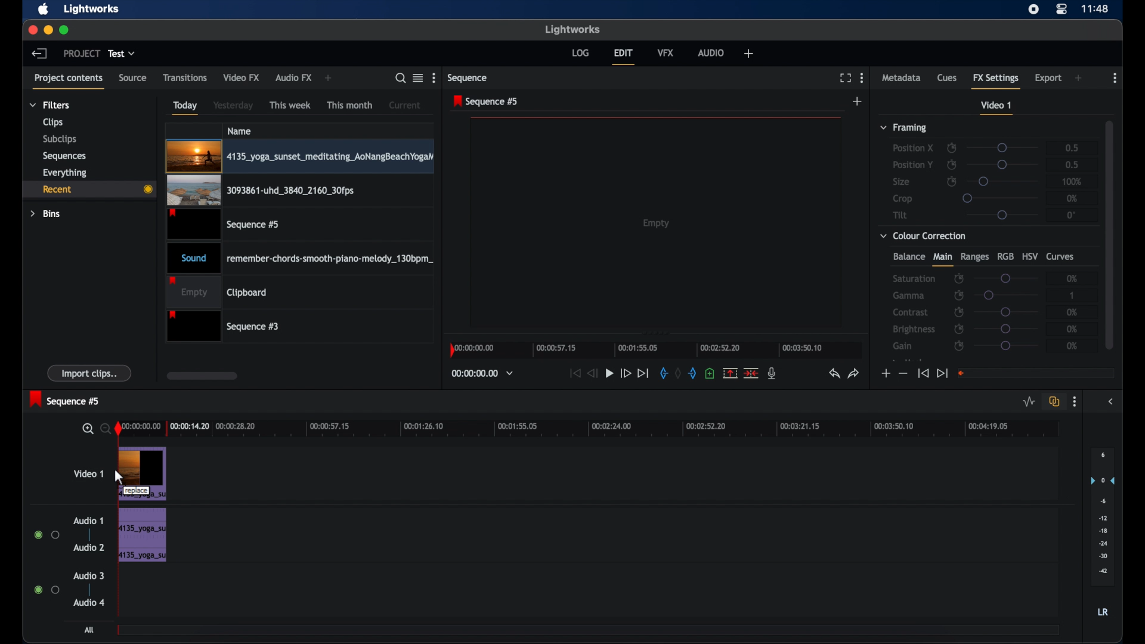 Image resolution: width=1145 pixels, height=644 pixels. I want to click on fx settings, so click(997, 80).